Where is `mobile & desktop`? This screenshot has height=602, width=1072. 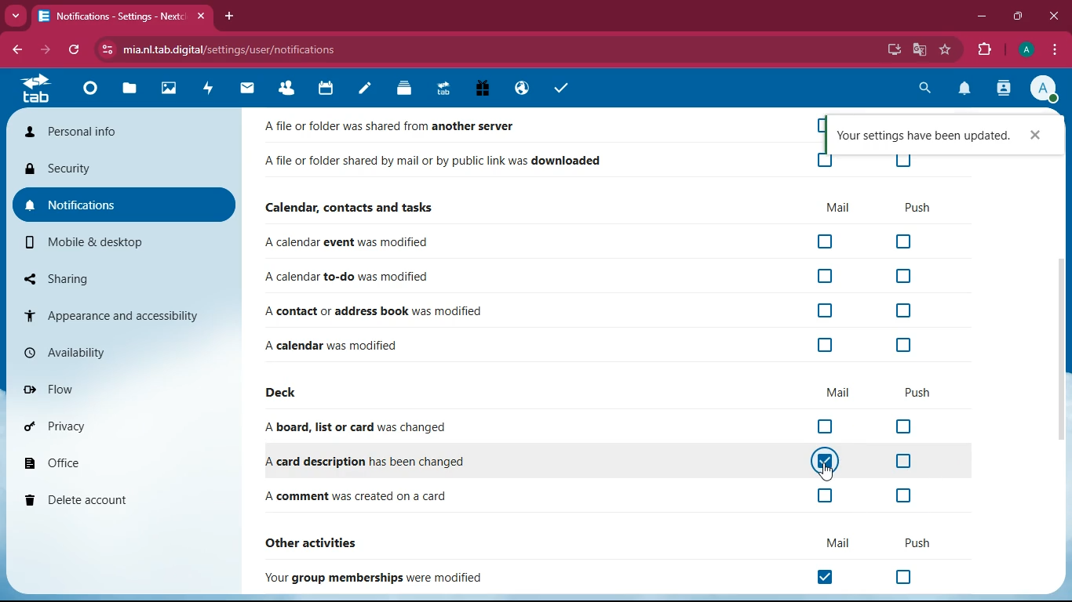 mobile & desktop is located at coordinates (126, 242).